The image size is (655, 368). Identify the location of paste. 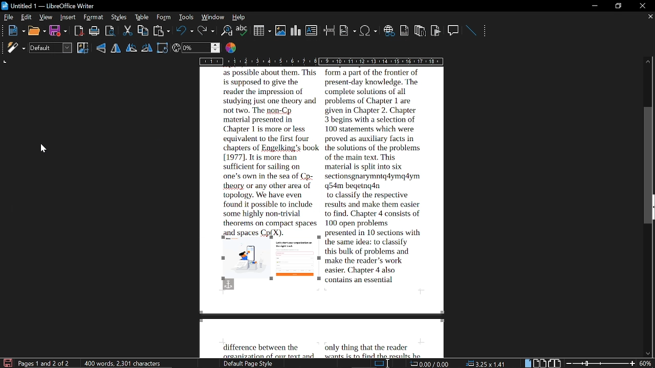
(161, 31).